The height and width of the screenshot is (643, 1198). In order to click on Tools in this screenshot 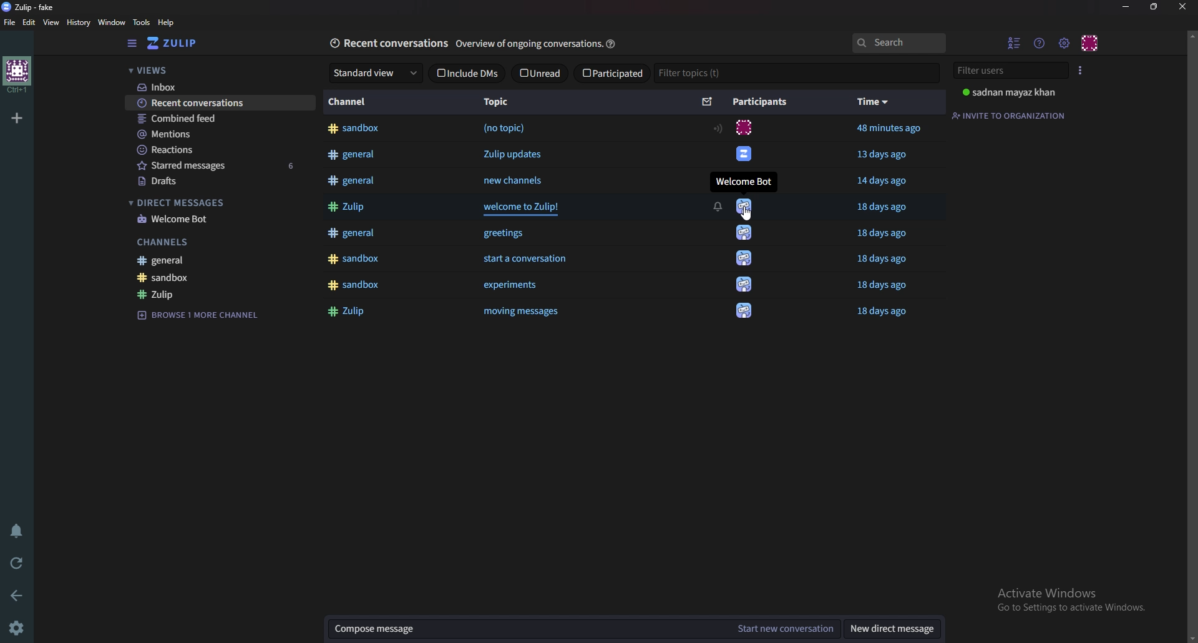, I will do `click(142, 22)`.